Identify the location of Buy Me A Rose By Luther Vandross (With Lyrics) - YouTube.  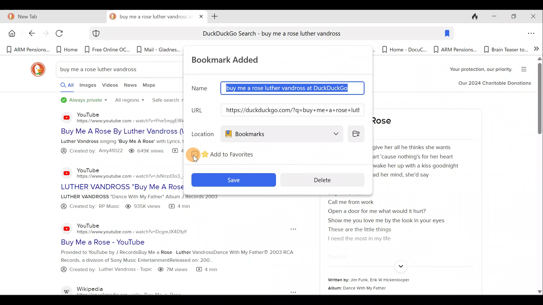
(116, 131).